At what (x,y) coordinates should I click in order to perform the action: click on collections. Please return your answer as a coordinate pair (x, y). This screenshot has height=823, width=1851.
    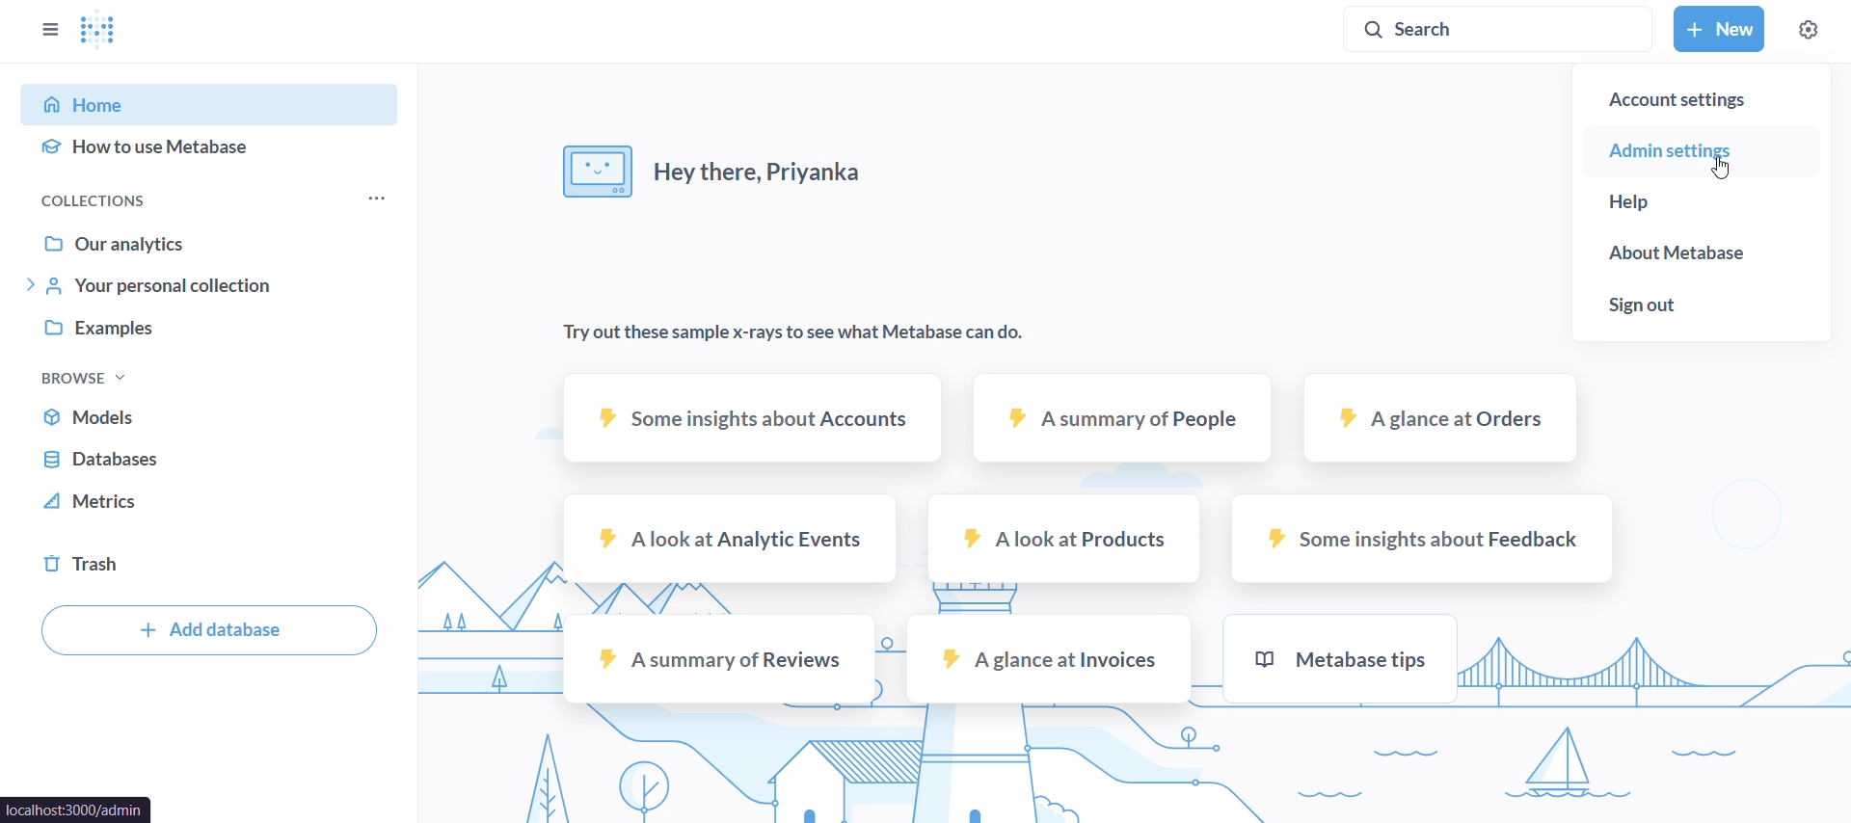
    Looking at the image, I should click on (102, 199).